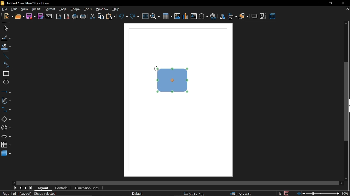  What do you see at coordinates (347, 178) in the screenshot?
I see `move down` at bounding box center [347, 178].